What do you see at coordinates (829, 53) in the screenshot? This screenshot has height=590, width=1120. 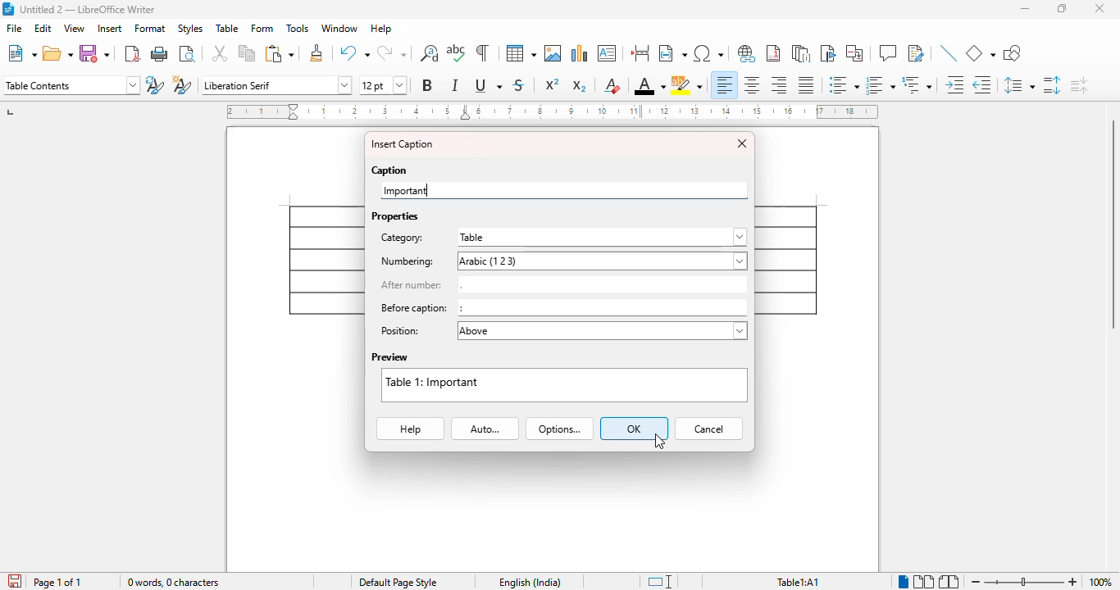 I see `insert bookmark` at bounding box center [829, 53].